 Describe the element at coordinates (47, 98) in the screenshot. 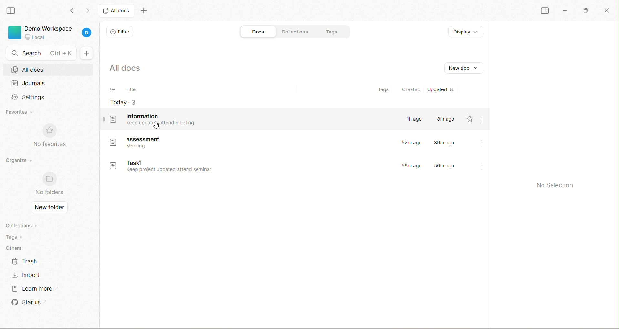

I see `settings` at that location.